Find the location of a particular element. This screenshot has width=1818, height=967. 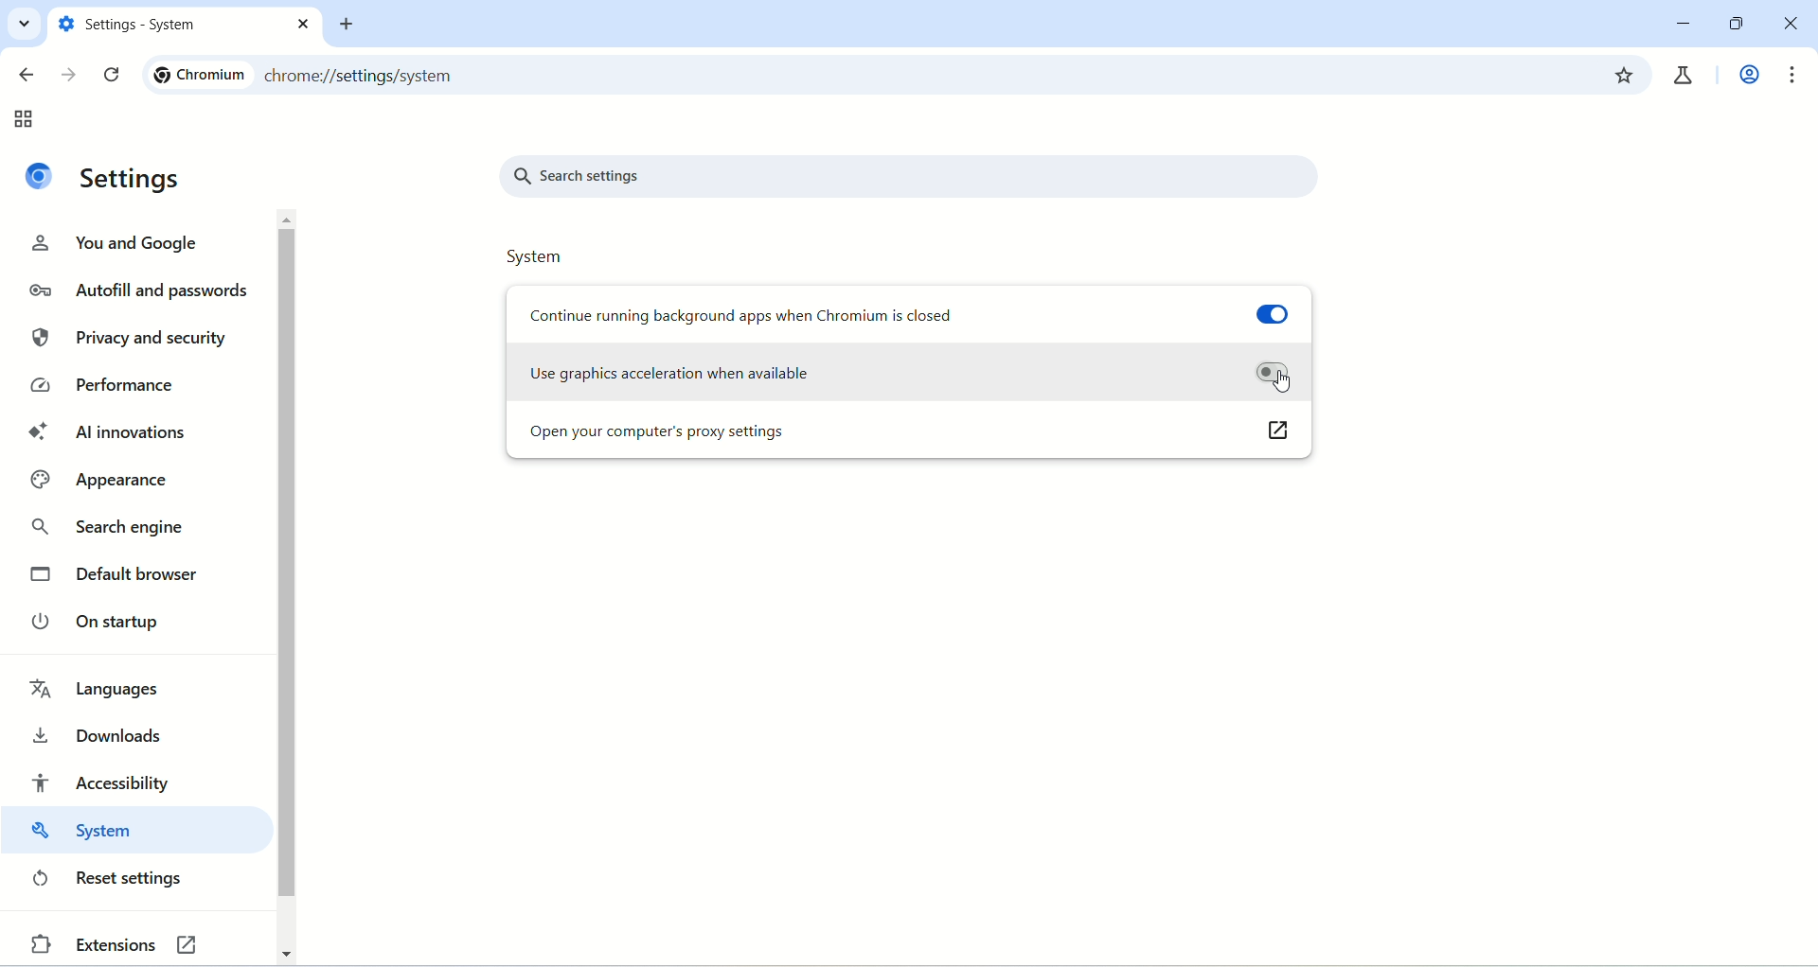

customize and control chromium is located at coordinates (1793, 76).